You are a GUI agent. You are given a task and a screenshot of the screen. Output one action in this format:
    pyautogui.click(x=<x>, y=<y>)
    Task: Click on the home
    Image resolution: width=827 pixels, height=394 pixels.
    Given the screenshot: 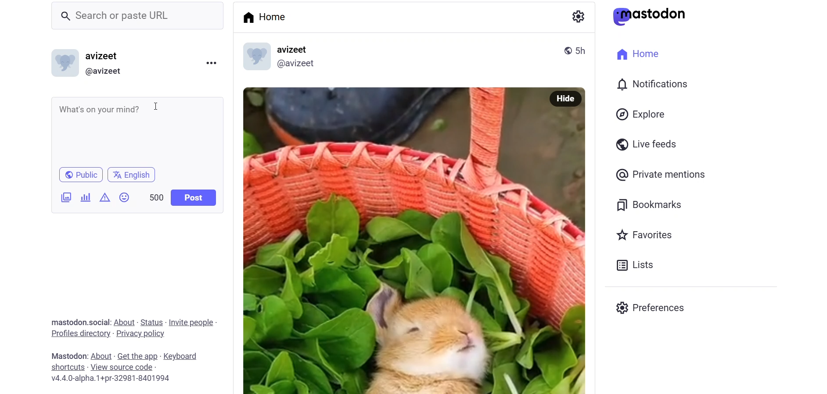 What is the action you would take?
    pyautogui.click(x=263, y=16)
    